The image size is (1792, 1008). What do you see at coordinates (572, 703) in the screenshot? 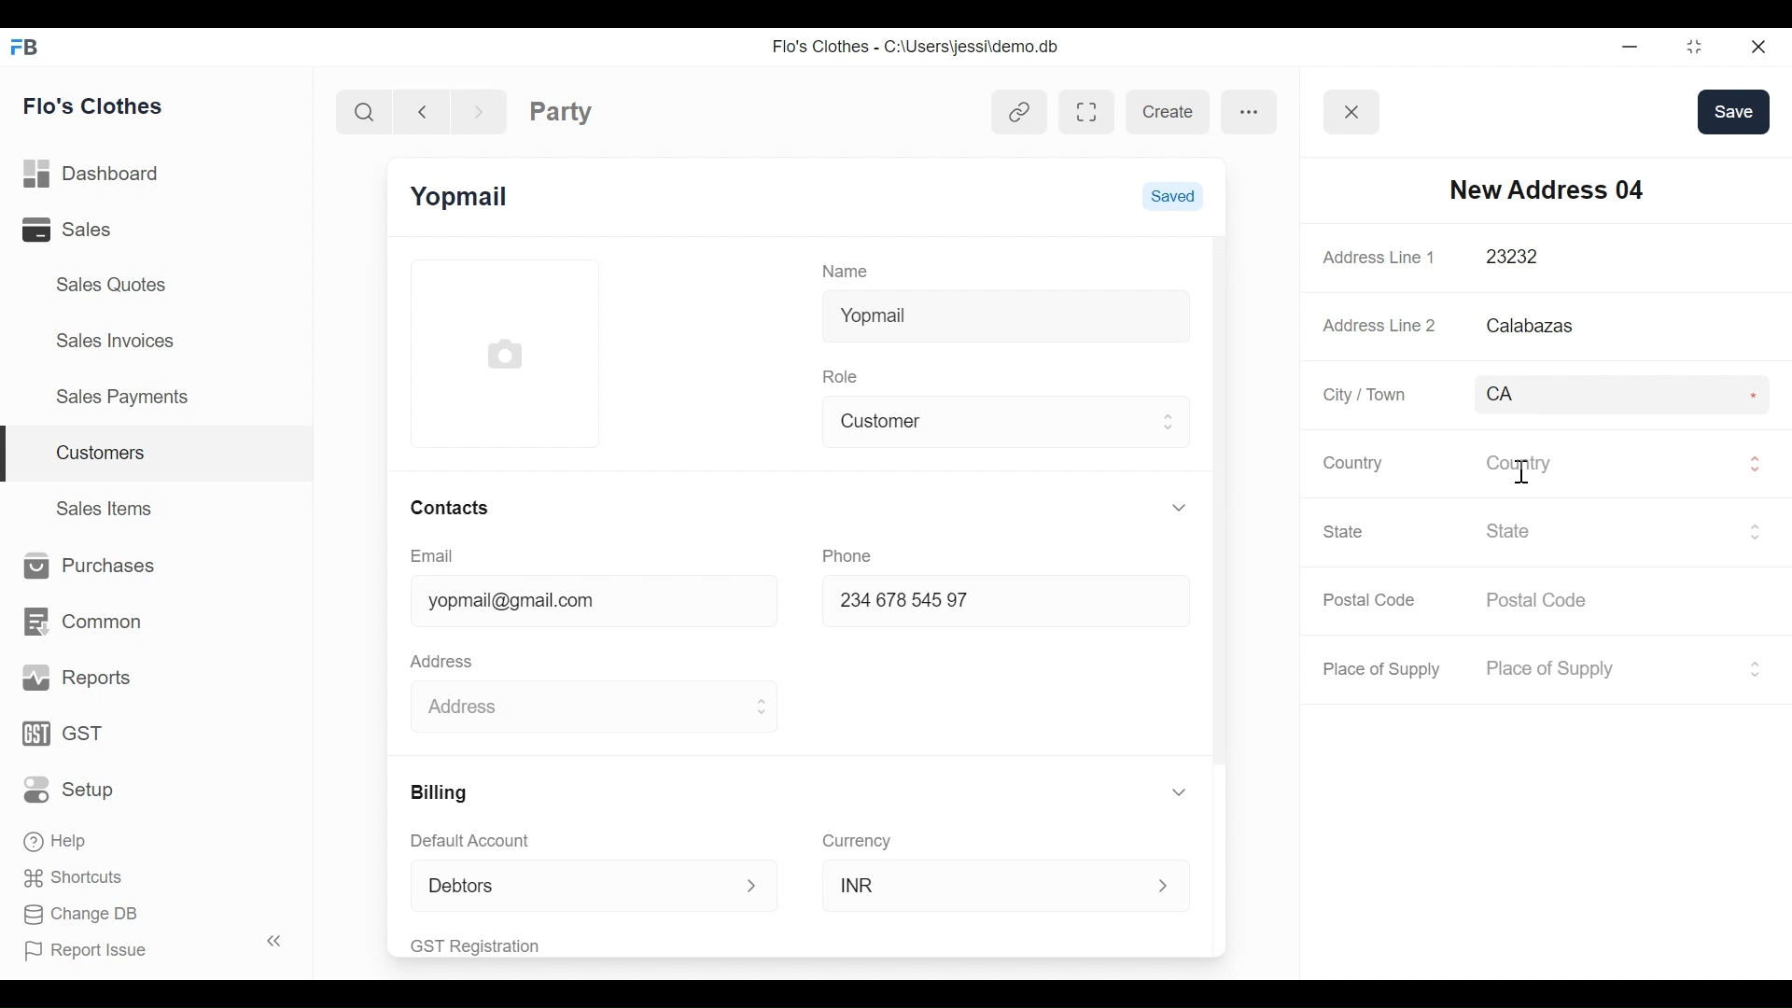
I see `Address` at bounding box center [572, 703].